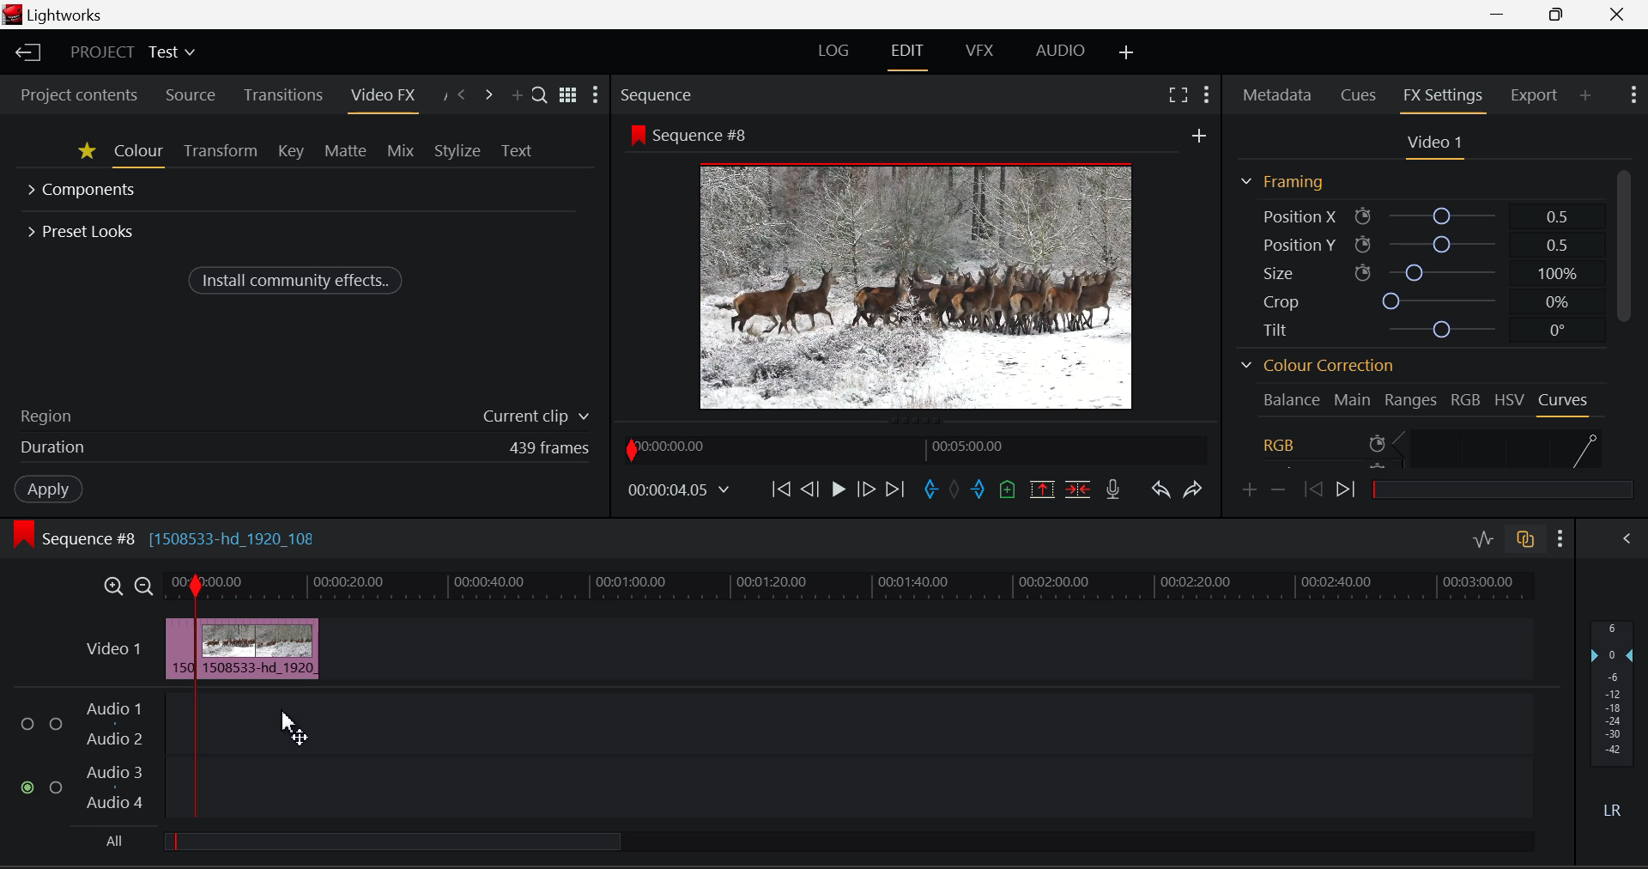  Describe the element at coordinates (1209, 94) in the screenshot. I see `Show Settings` at that location.